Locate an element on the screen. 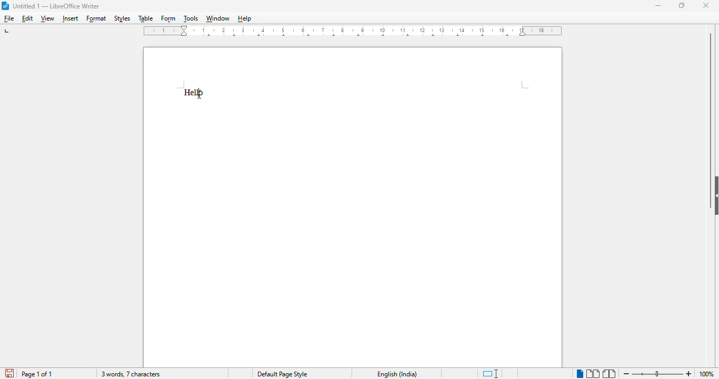 The image size is (719, 379). zoom is located at coordinates (657, 373).